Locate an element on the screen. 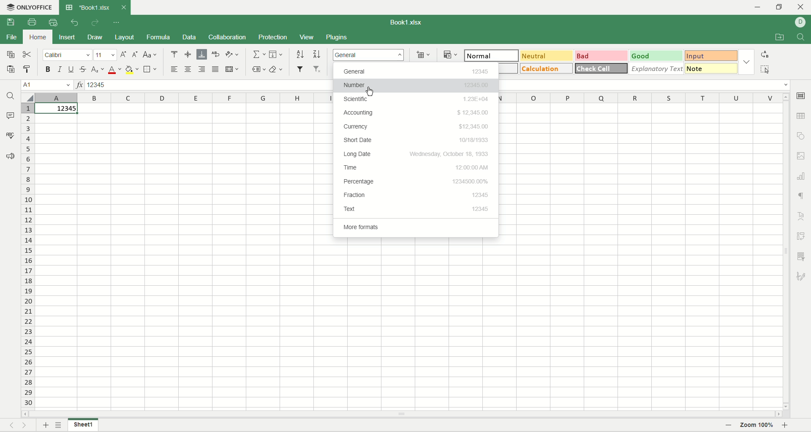 This screenshot has width=811, height=432. calculation is located at coordinates (547, 68).